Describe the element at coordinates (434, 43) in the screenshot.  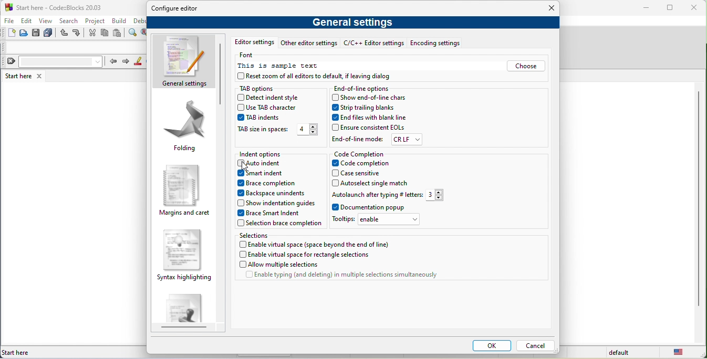
I see `encoding setting` at that location.